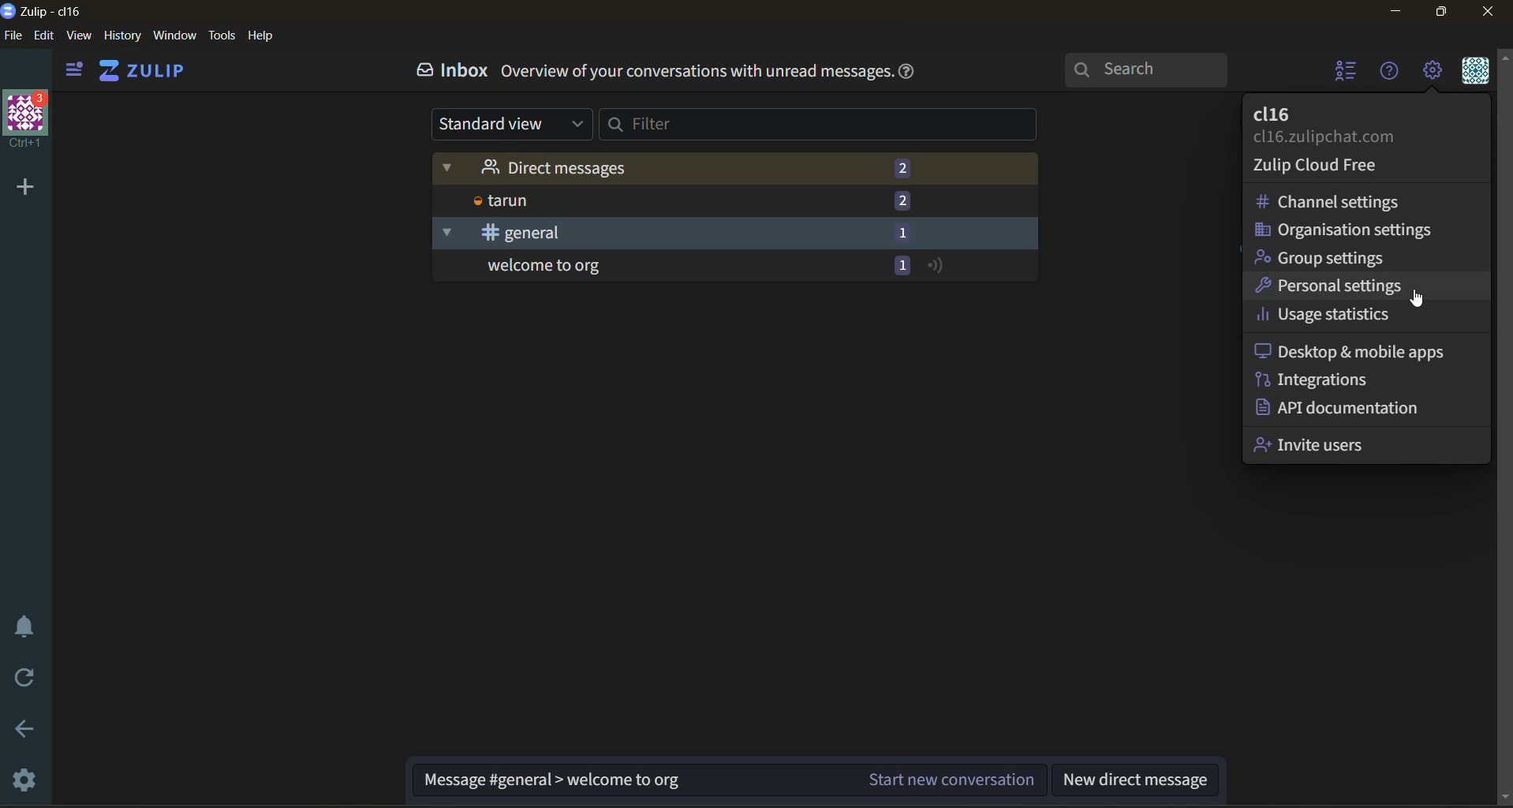 The width and height of the screenshot is (1513, 808). What do you see at coordinates (1360, 200) in the screenshot?
I see `channel settings` at bounding box center [1360, 200].